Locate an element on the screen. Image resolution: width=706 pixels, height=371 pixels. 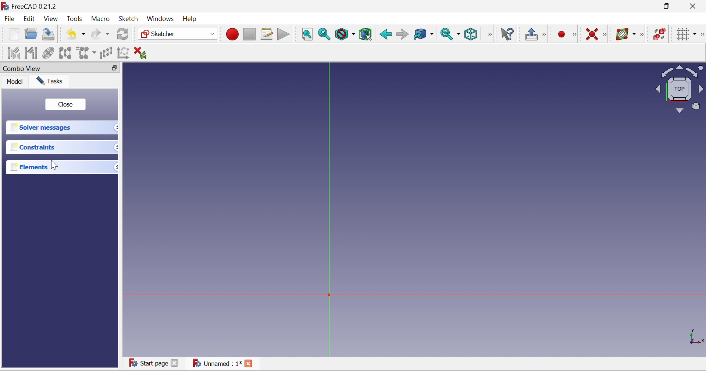
Sketch is located at coordinates (128, 19).